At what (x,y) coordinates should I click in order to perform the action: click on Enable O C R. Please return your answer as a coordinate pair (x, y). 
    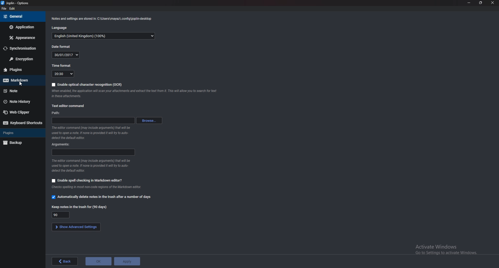
    Looking at the image, I should click on (87, 84).